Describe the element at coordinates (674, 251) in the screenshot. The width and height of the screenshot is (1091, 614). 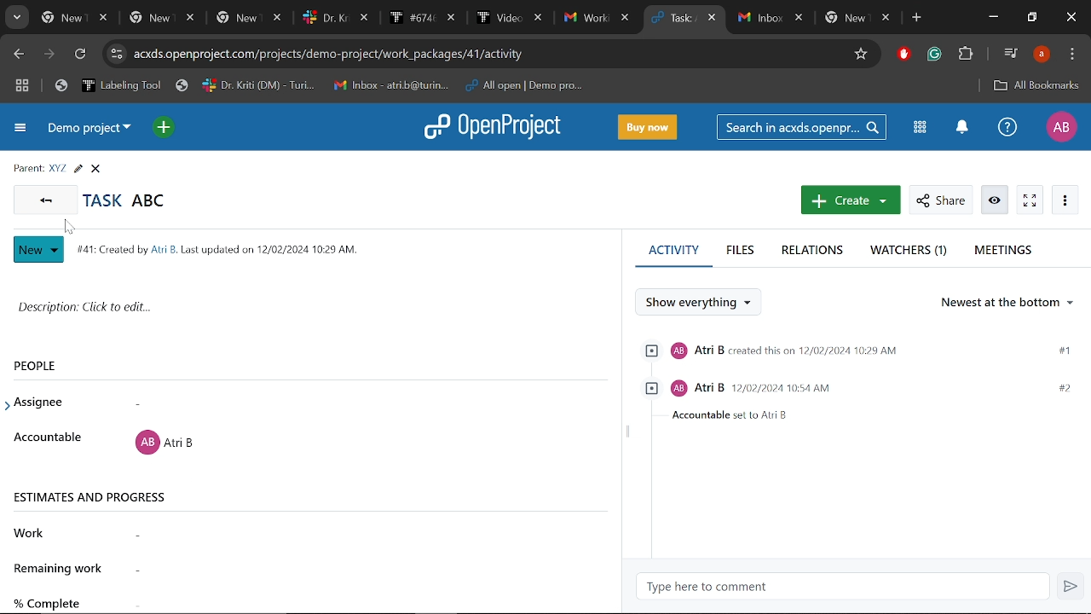
I see `Activity` at that location.